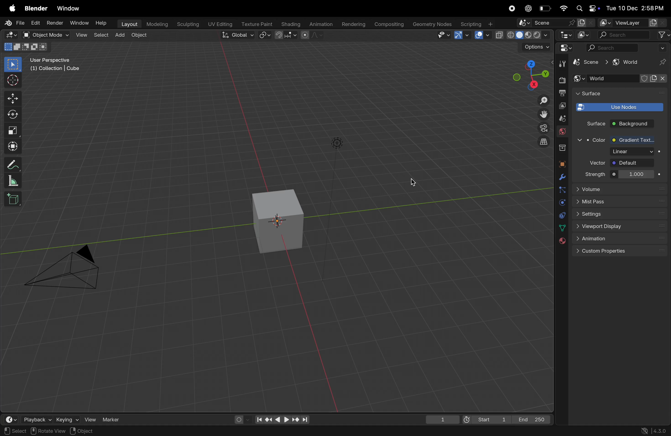  Describe the element at coordinates (588, 8) in the screenshot. I see `Apple widgets` at that location.